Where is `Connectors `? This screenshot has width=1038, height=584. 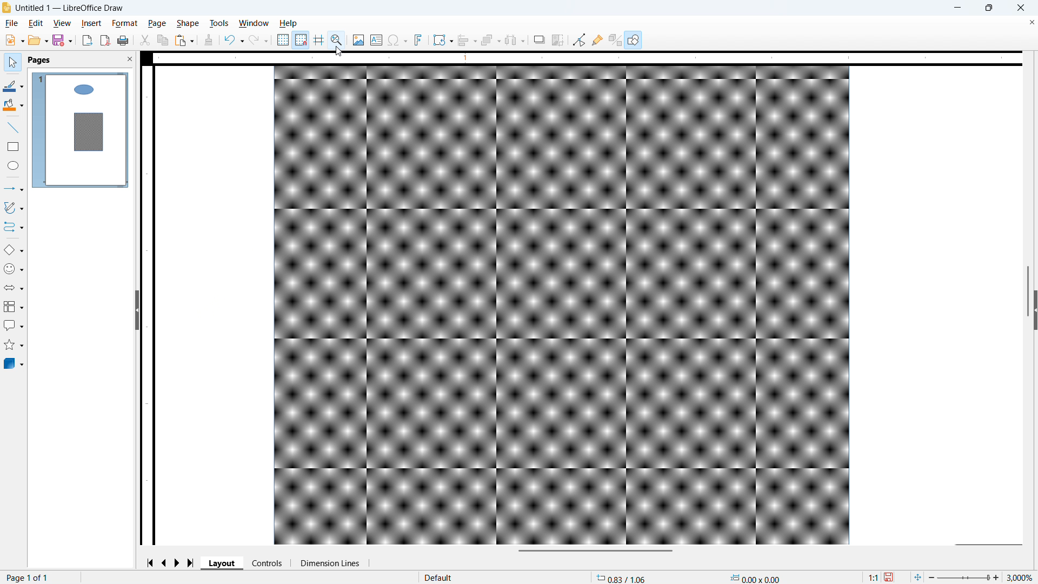
Connectors  is located at coordinates (14, 227).